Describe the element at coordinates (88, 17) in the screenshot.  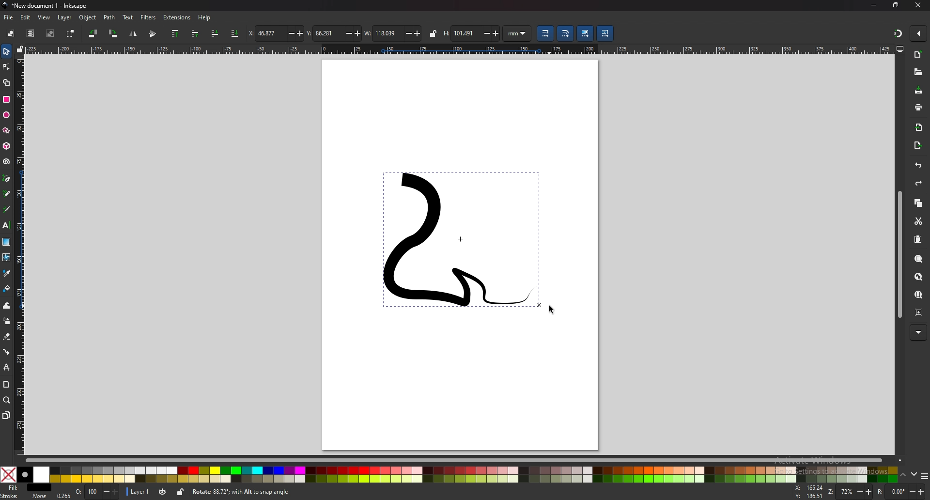
I see `object` at that location.